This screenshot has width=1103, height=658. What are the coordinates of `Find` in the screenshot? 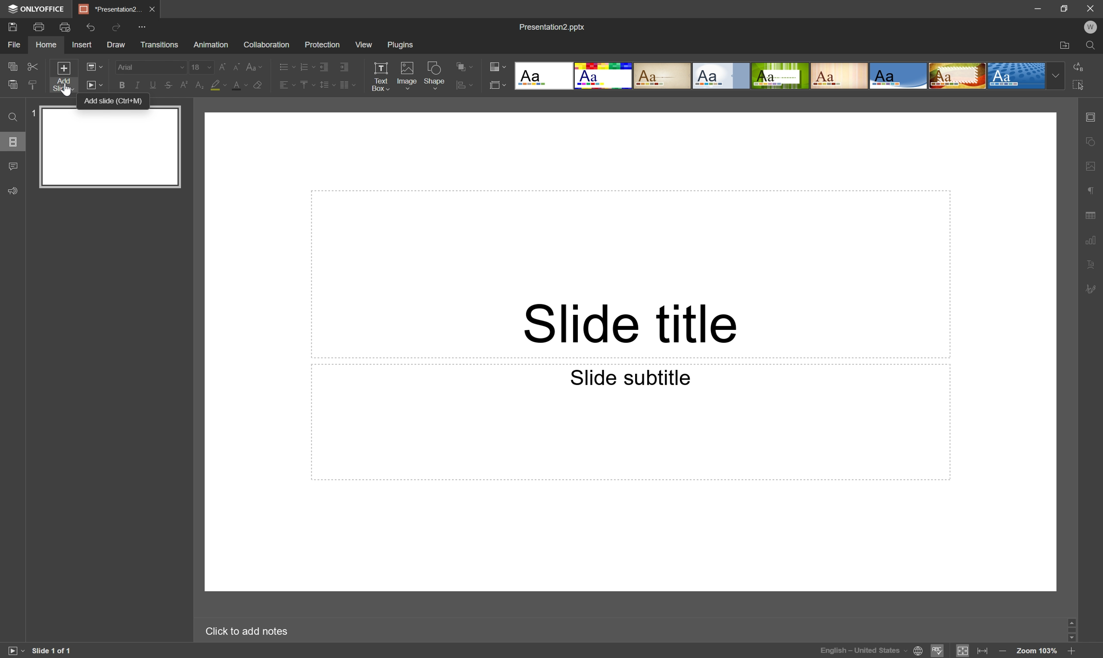 It's located at (1093, 45).